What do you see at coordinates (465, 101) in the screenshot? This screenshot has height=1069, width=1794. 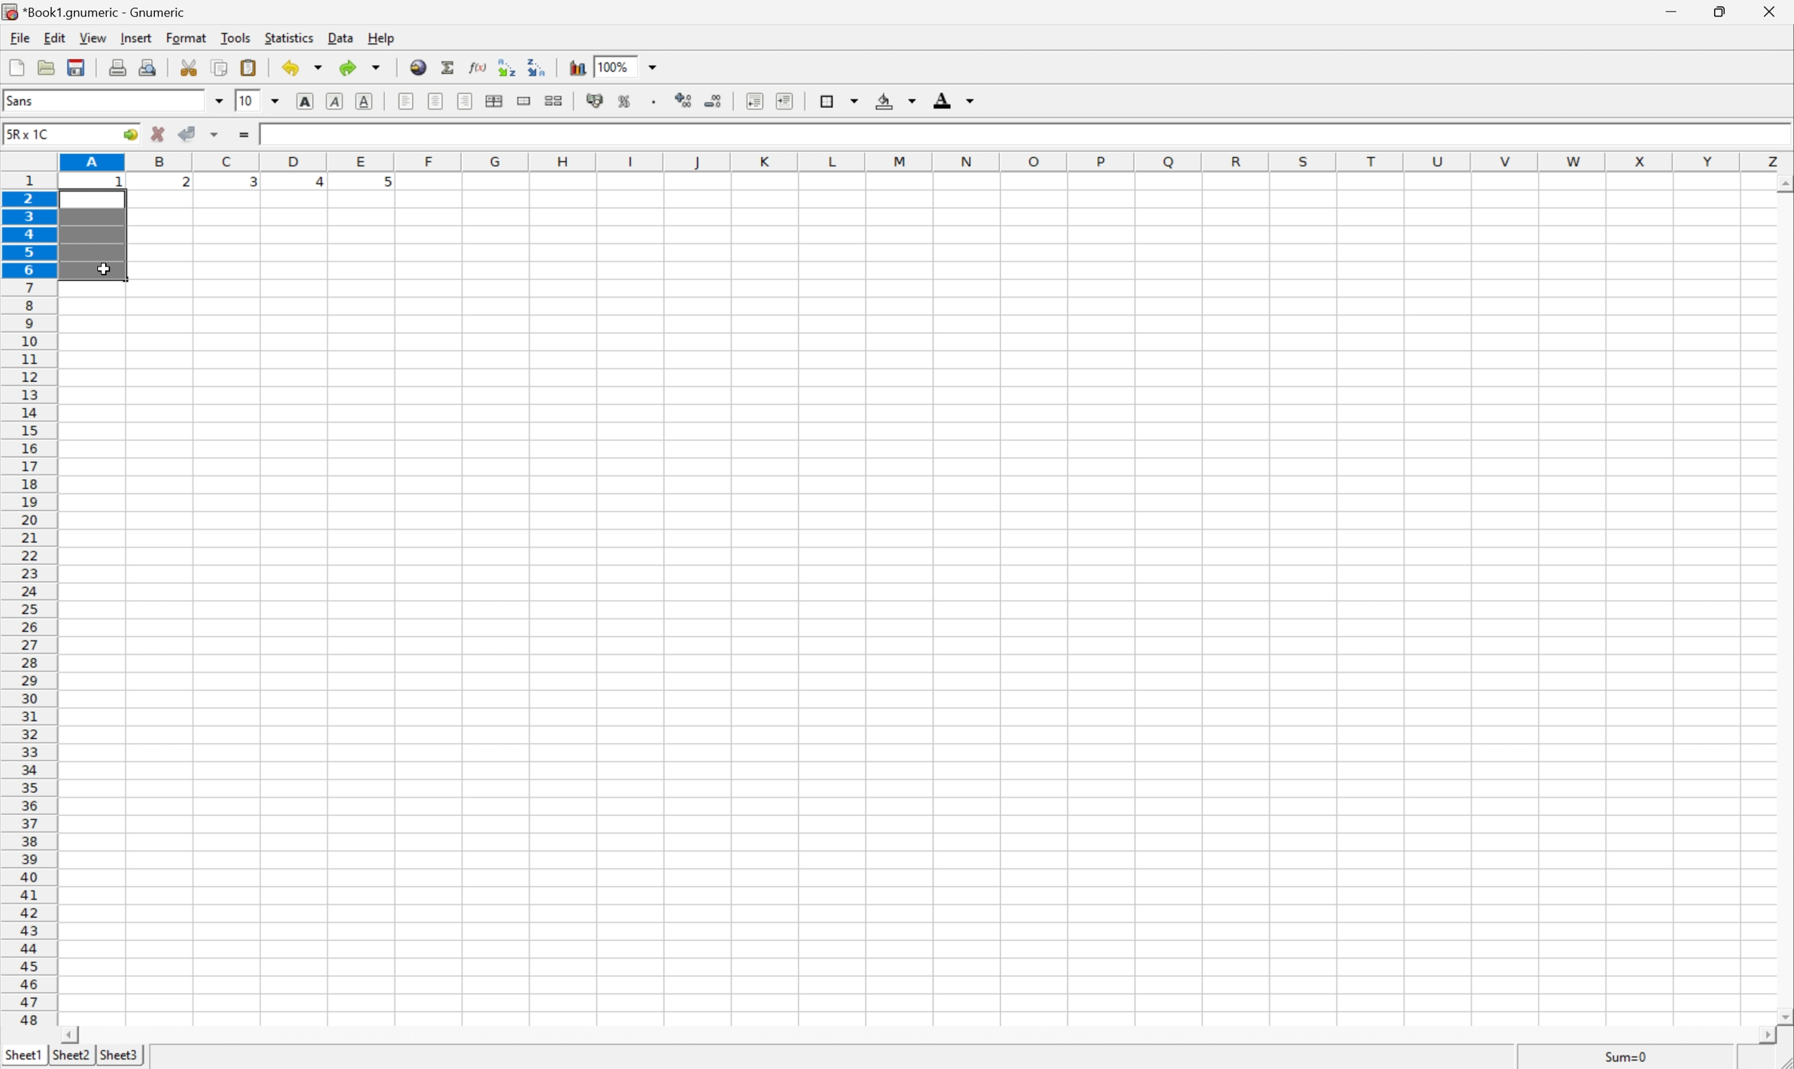 I see `align right` at bounding box center [465, 101].